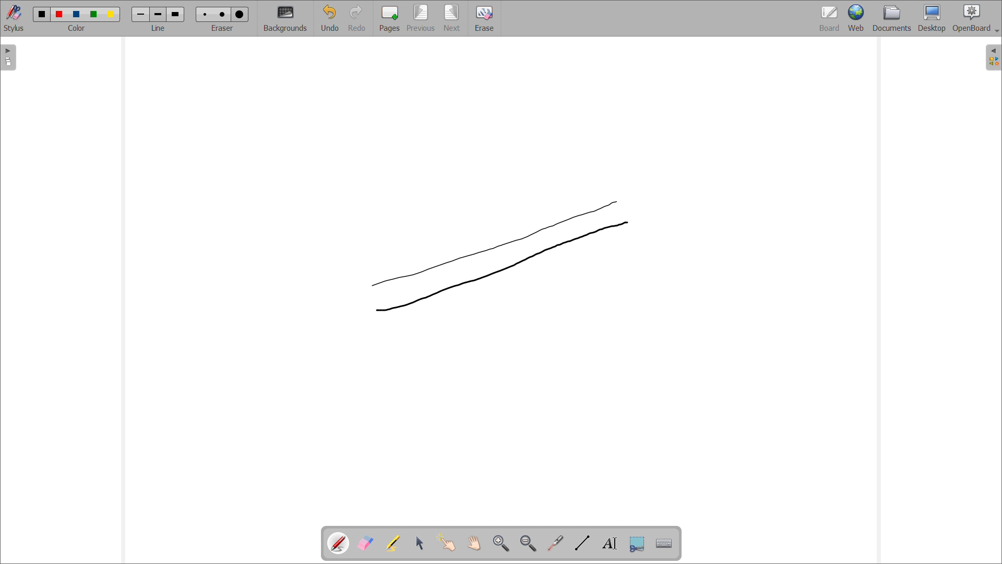  I want to click on virtual laser pointer, so click(556, 542).